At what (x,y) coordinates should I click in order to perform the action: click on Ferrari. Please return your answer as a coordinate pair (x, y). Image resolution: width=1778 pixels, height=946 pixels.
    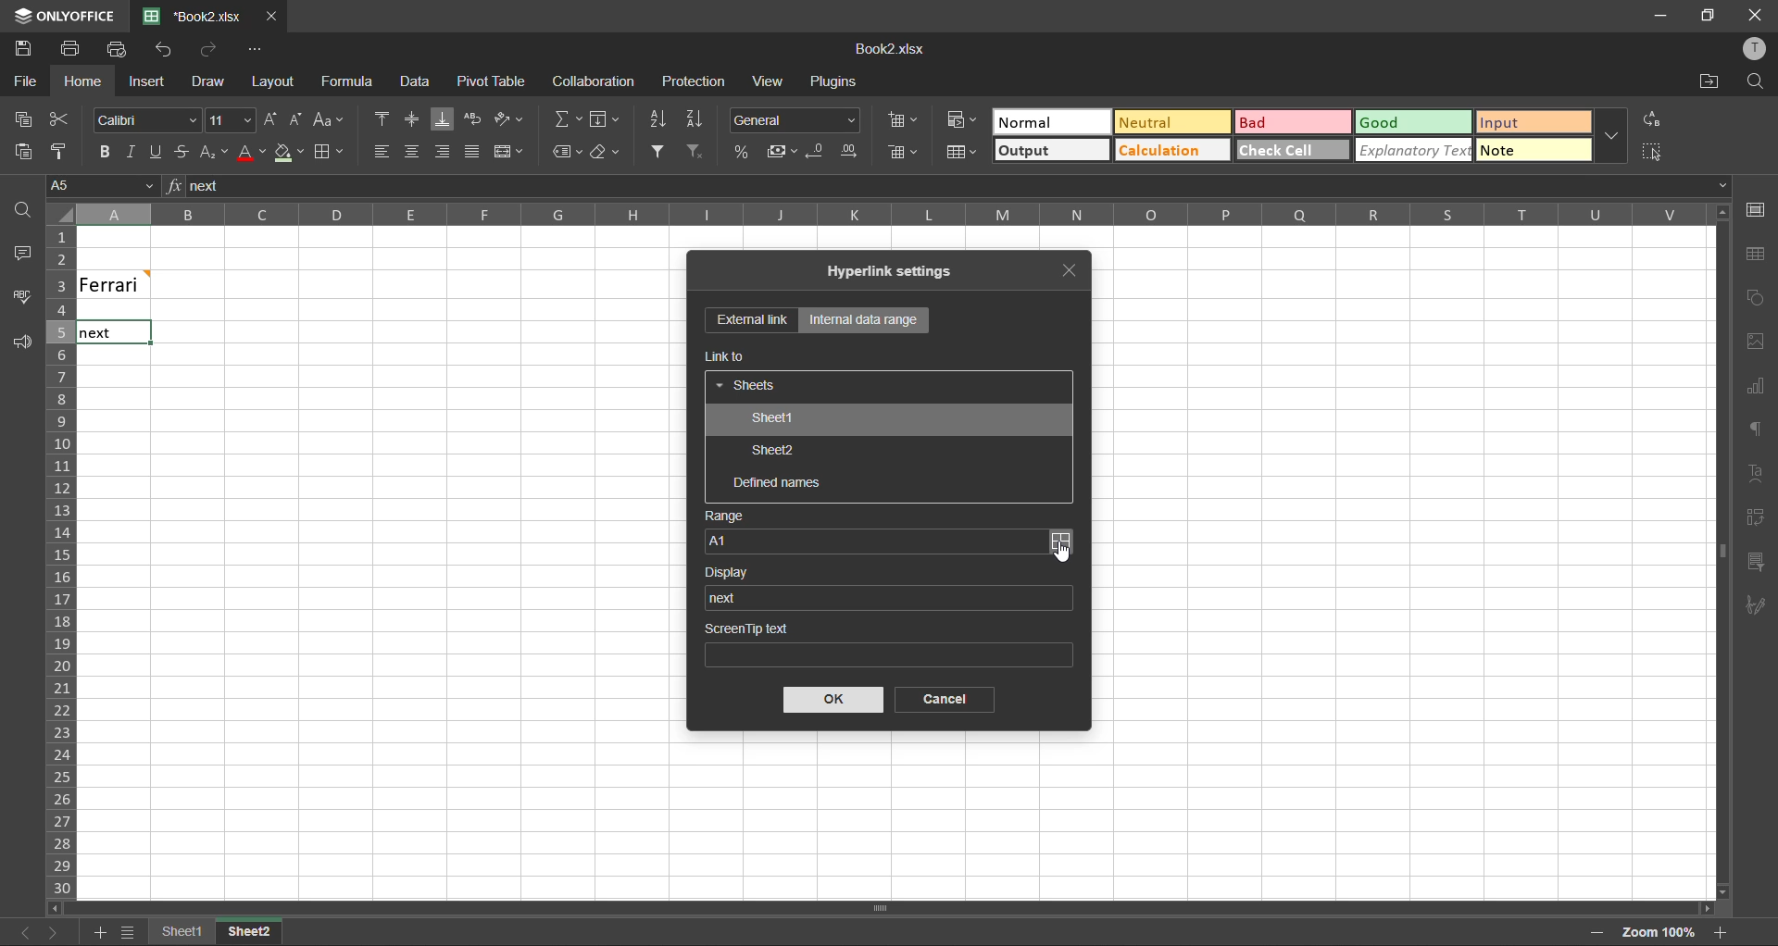
    Looking at the image, I should click on (141, 283).